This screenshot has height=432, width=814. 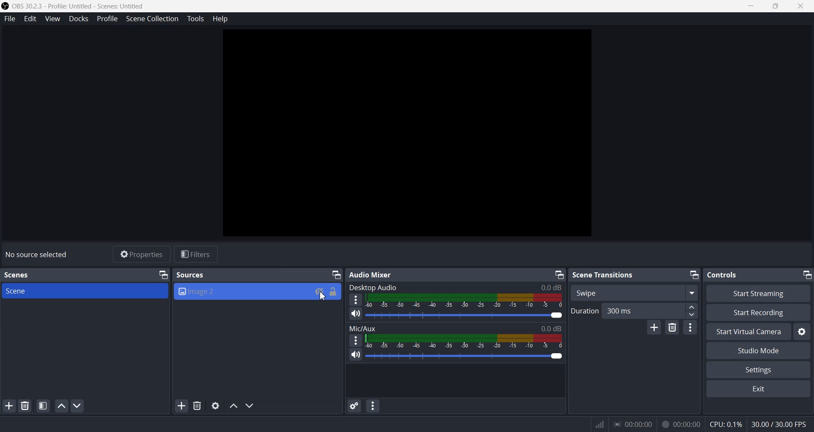 I want to click on Exit, so click(x=759, y=390).